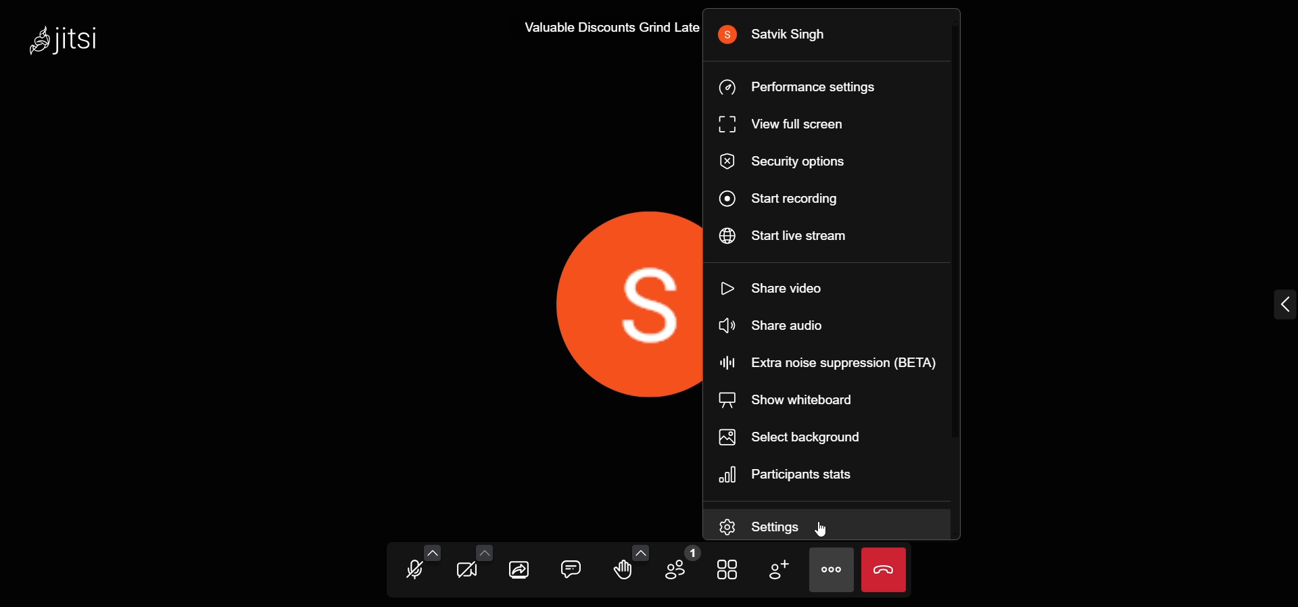  Describe the element at coordinates (624, 573) in the screenshot. I see `raise hand` at that location.